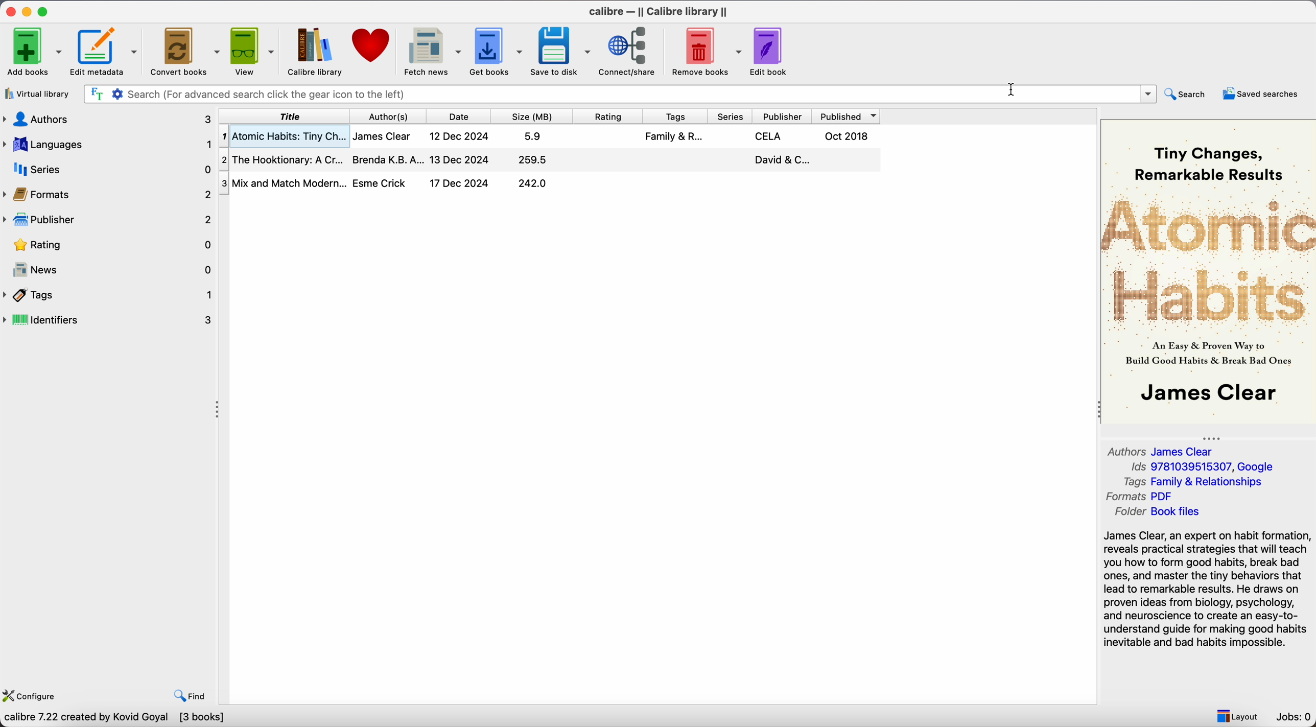 The height and width of the screenshot is (727, 1316). What do you see at coordinates (770, 50) in the screenshot?
I see `edit book` at bounding box center [770, 50].